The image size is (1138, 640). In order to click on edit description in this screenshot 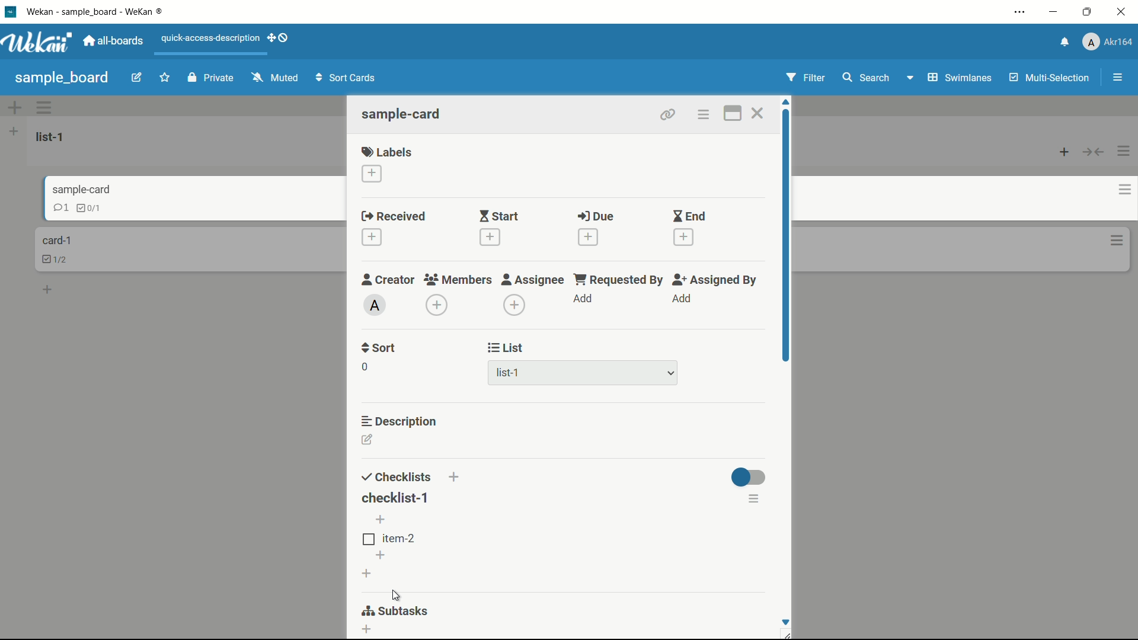, I will do `click(368, 439)`.